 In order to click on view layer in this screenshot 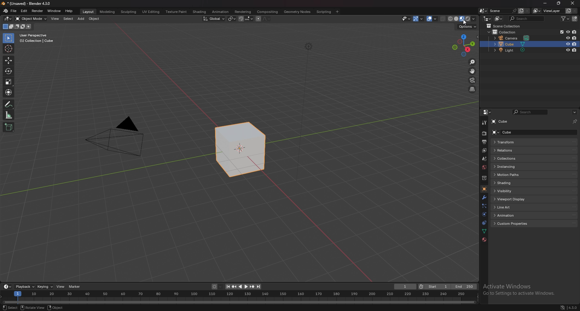, I will do `click(548, 11)`.